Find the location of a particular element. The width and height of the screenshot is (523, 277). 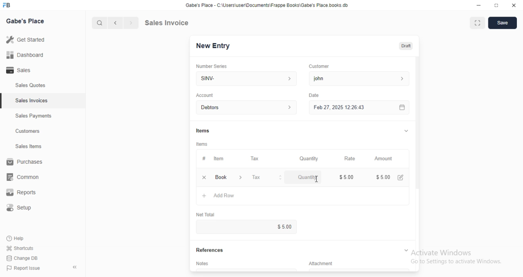

Quantity is located at coordinates (309, 158).